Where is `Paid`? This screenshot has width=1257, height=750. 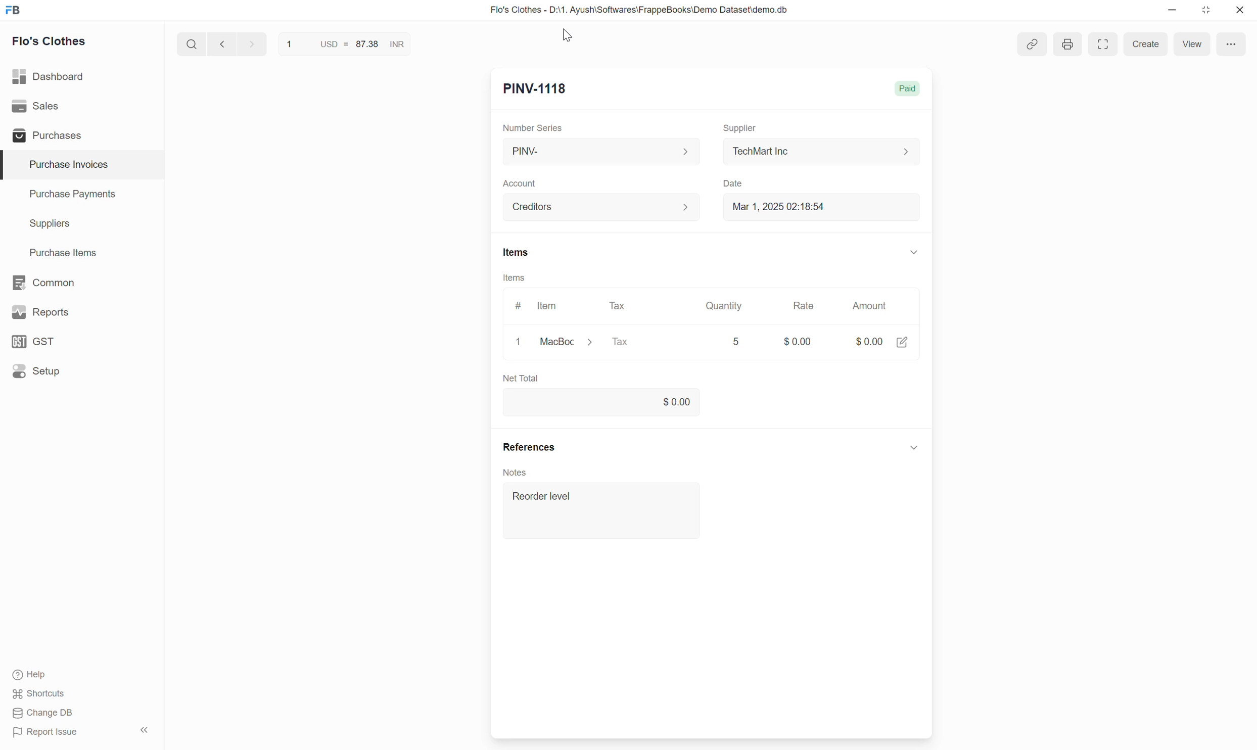
Paid is located at coordinates (910, 87).